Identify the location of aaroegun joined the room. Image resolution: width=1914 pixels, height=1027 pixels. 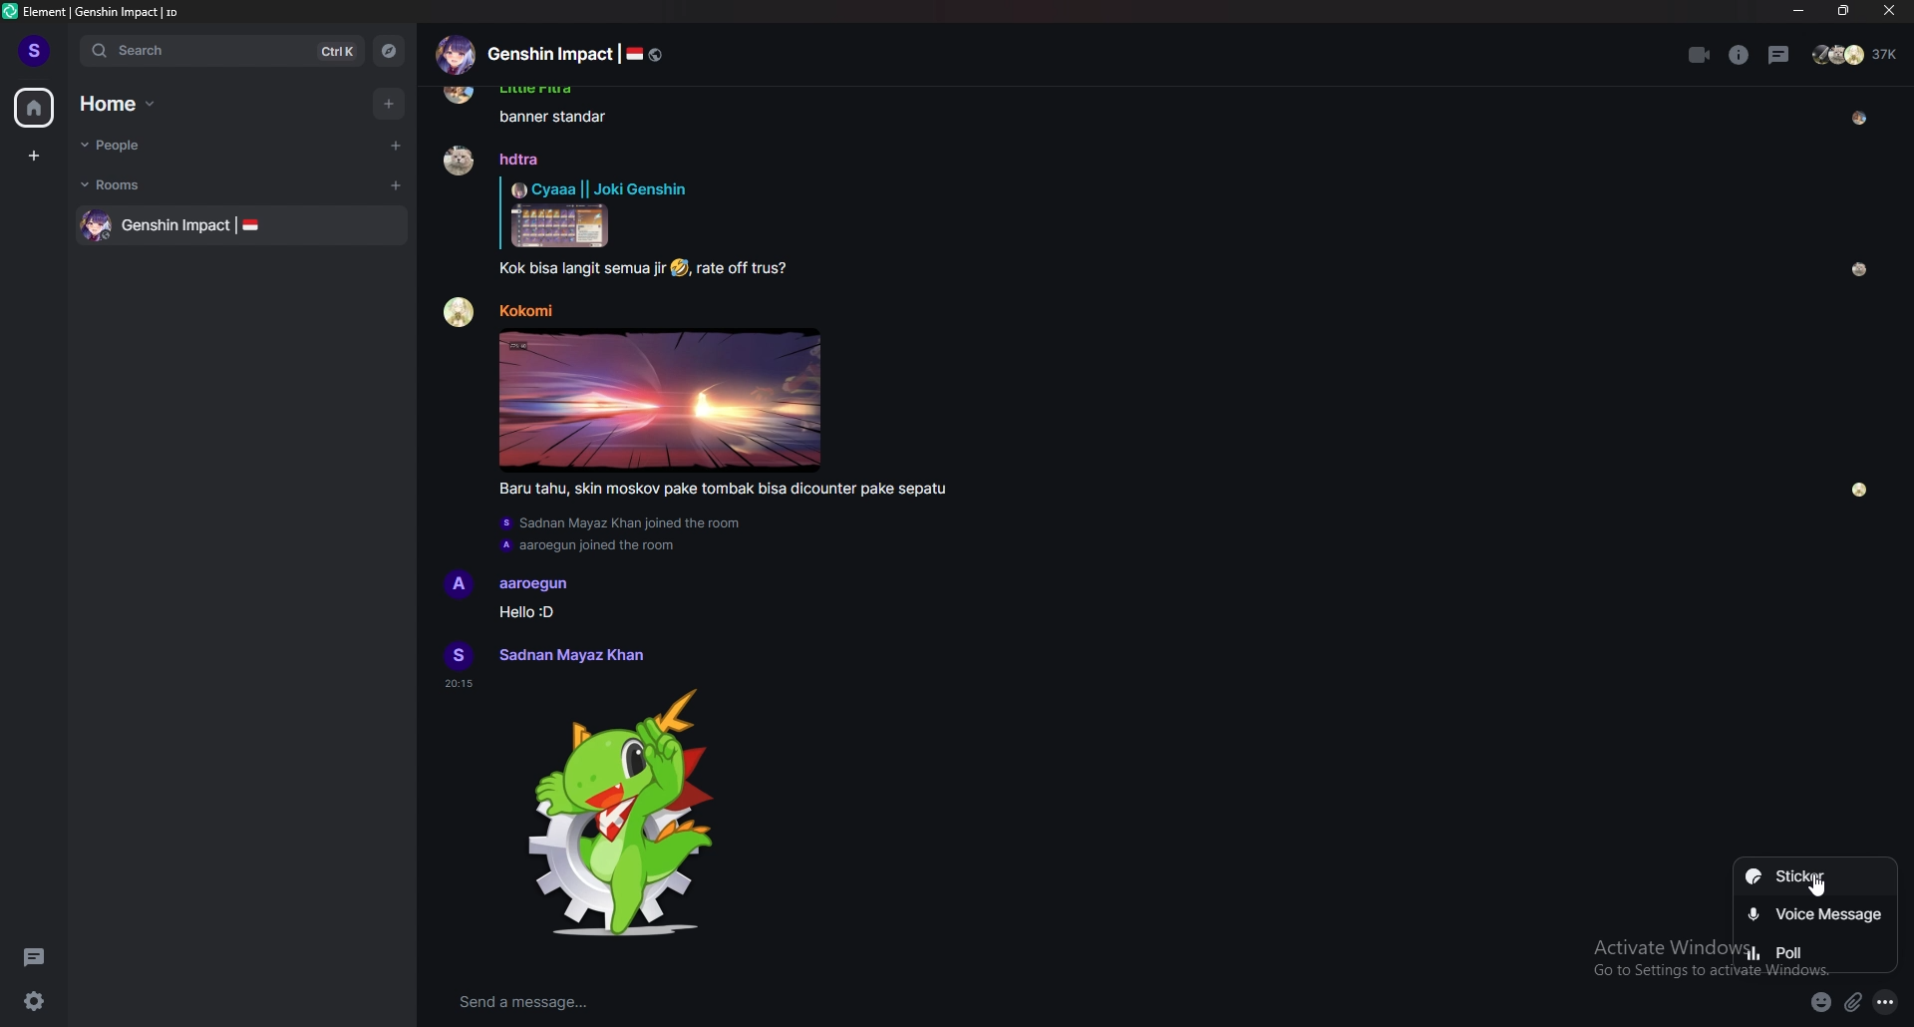
(587, 546).